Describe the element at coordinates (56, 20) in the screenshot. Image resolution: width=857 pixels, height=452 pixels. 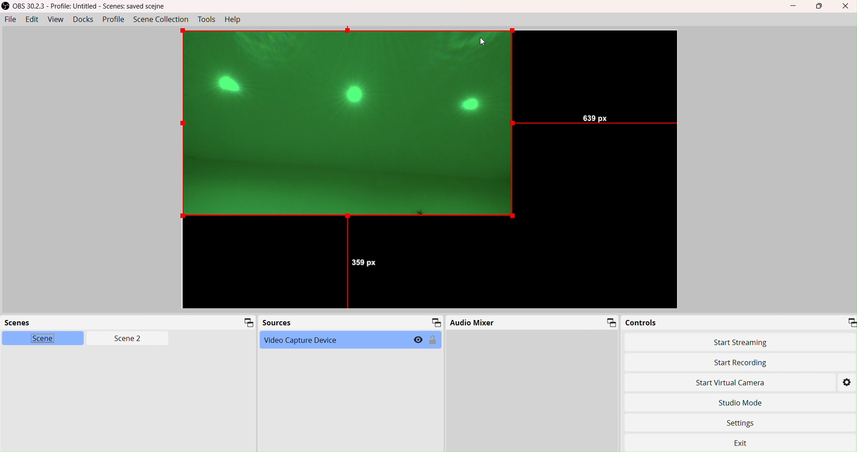
I see `View` at that location.